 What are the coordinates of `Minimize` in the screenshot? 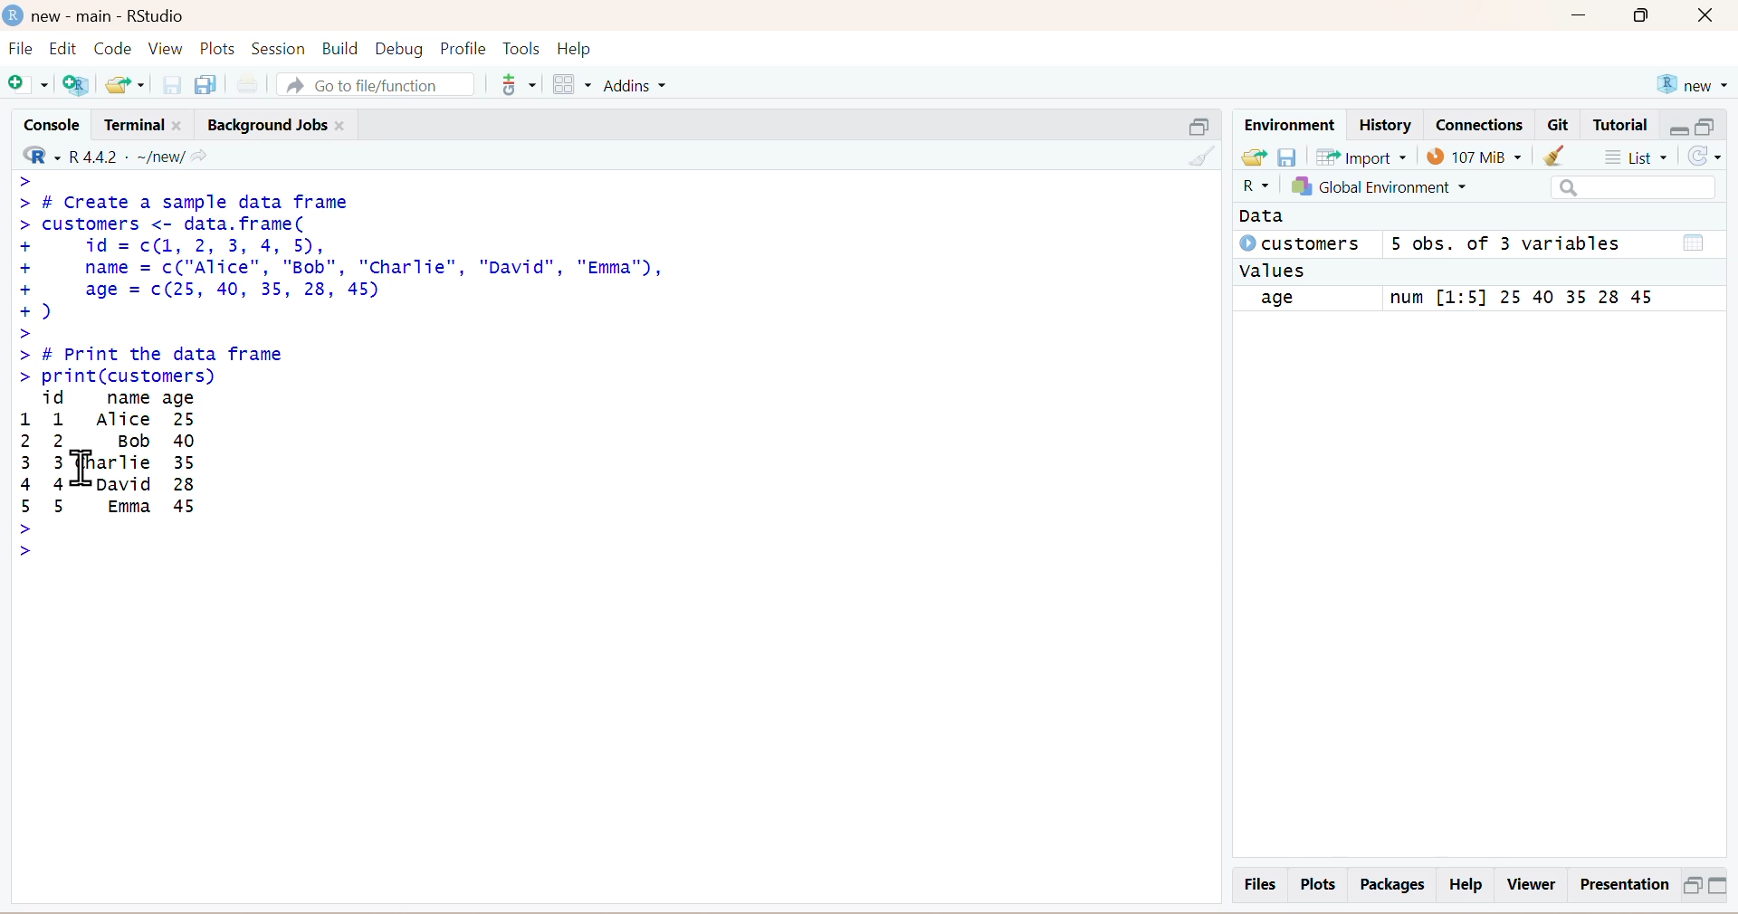 It's located at (1581, 19).